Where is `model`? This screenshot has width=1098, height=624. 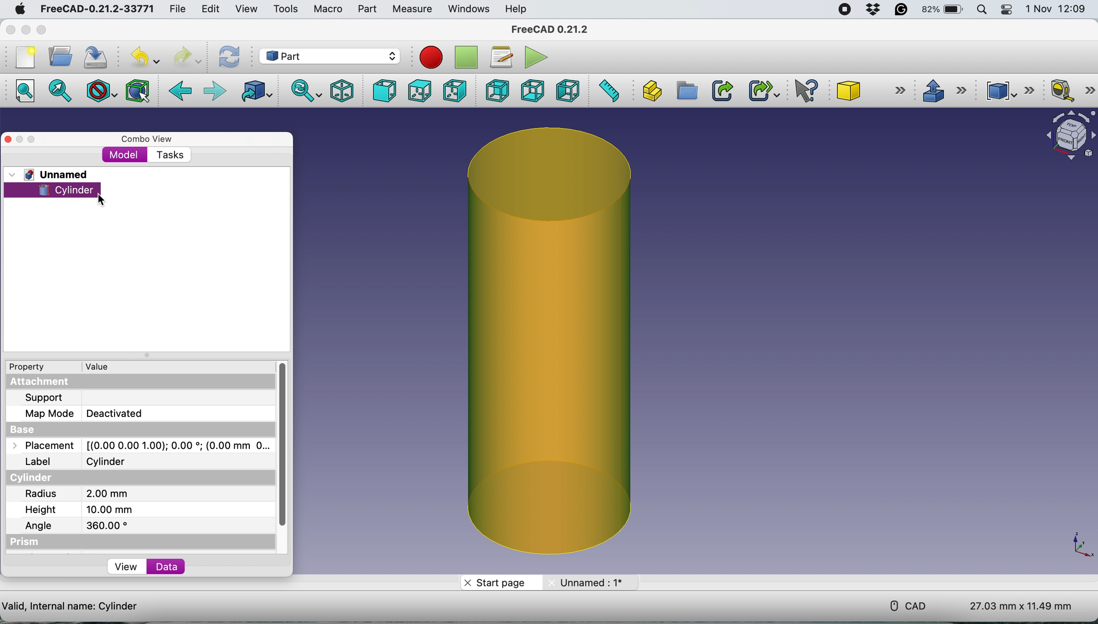 model is located at coordinates (124, 154).